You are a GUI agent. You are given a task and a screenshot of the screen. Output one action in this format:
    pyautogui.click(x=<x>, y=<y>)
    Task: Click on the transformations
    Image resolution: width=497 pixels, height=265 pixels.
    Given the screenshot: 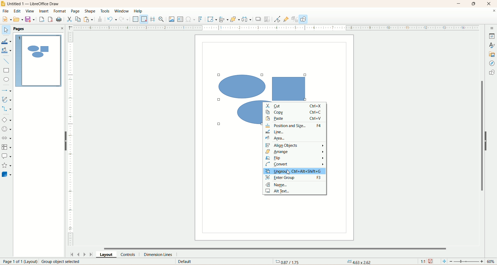 What is the action you would take?
    pyautogui.click(x=213, y=20)
    